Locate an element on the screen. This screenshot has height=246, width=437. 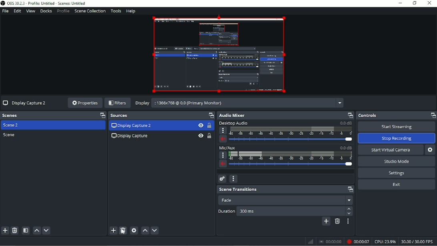
View is located at coordinates (200, 134).